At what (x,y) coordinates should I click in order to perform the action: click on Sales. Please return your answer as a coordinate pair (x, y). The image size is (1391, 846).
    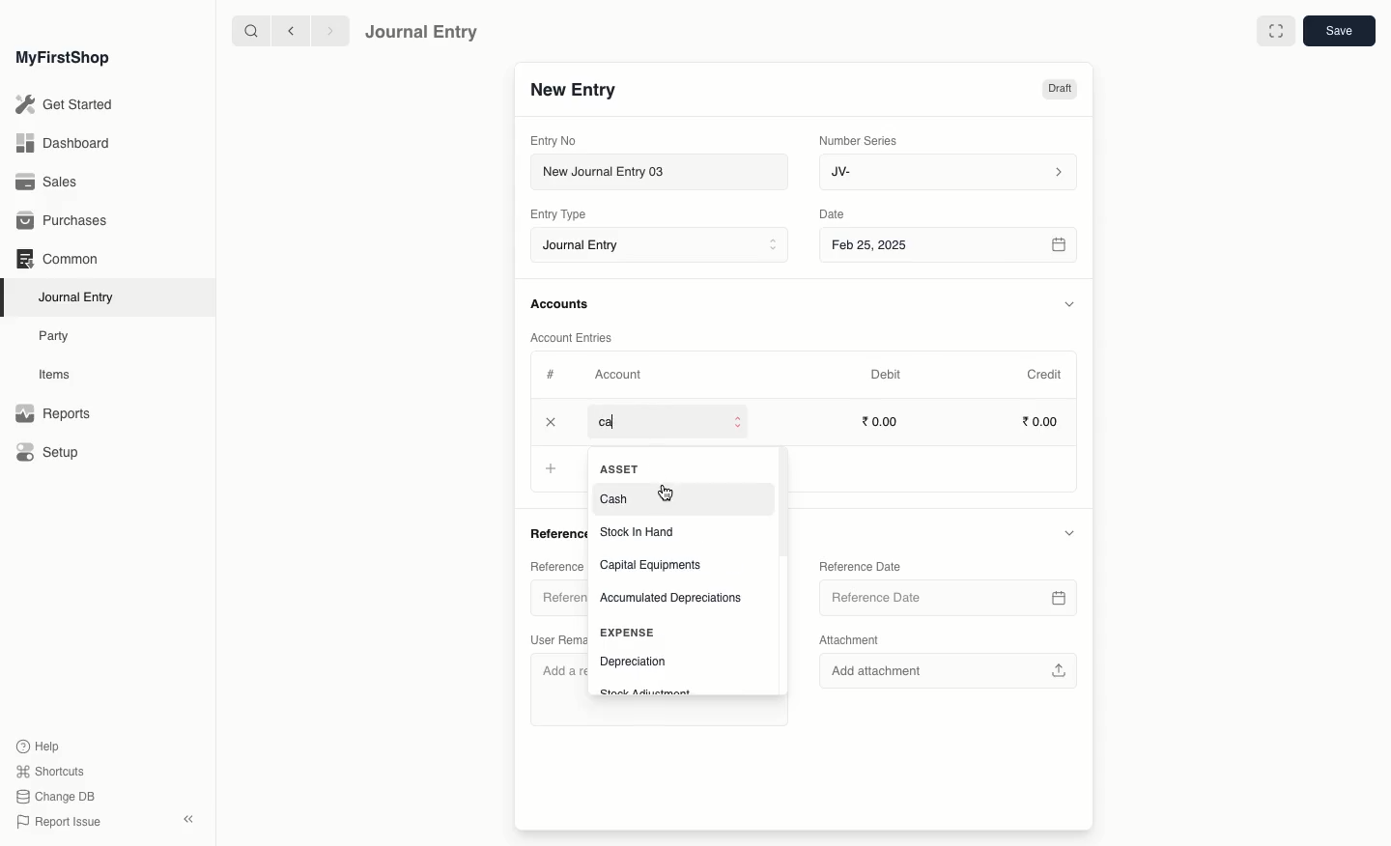
    Looking at the image, I should click on (47, 183).